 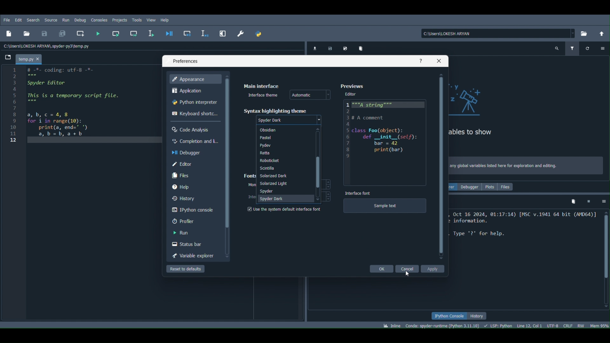 What do you see at coordinates (151, 20) in the screenshot?
I see `View` at bounding box center [151, 20].